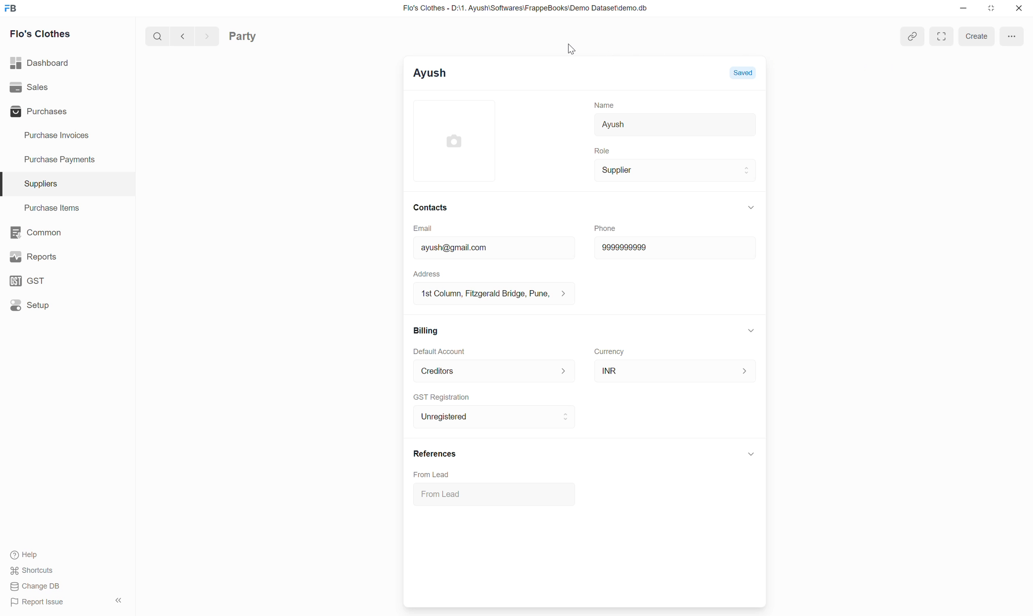  What do you see at coordinates (454, 140) in the screenshot?
I see `Click to add image` at bounding box center [454, 140].